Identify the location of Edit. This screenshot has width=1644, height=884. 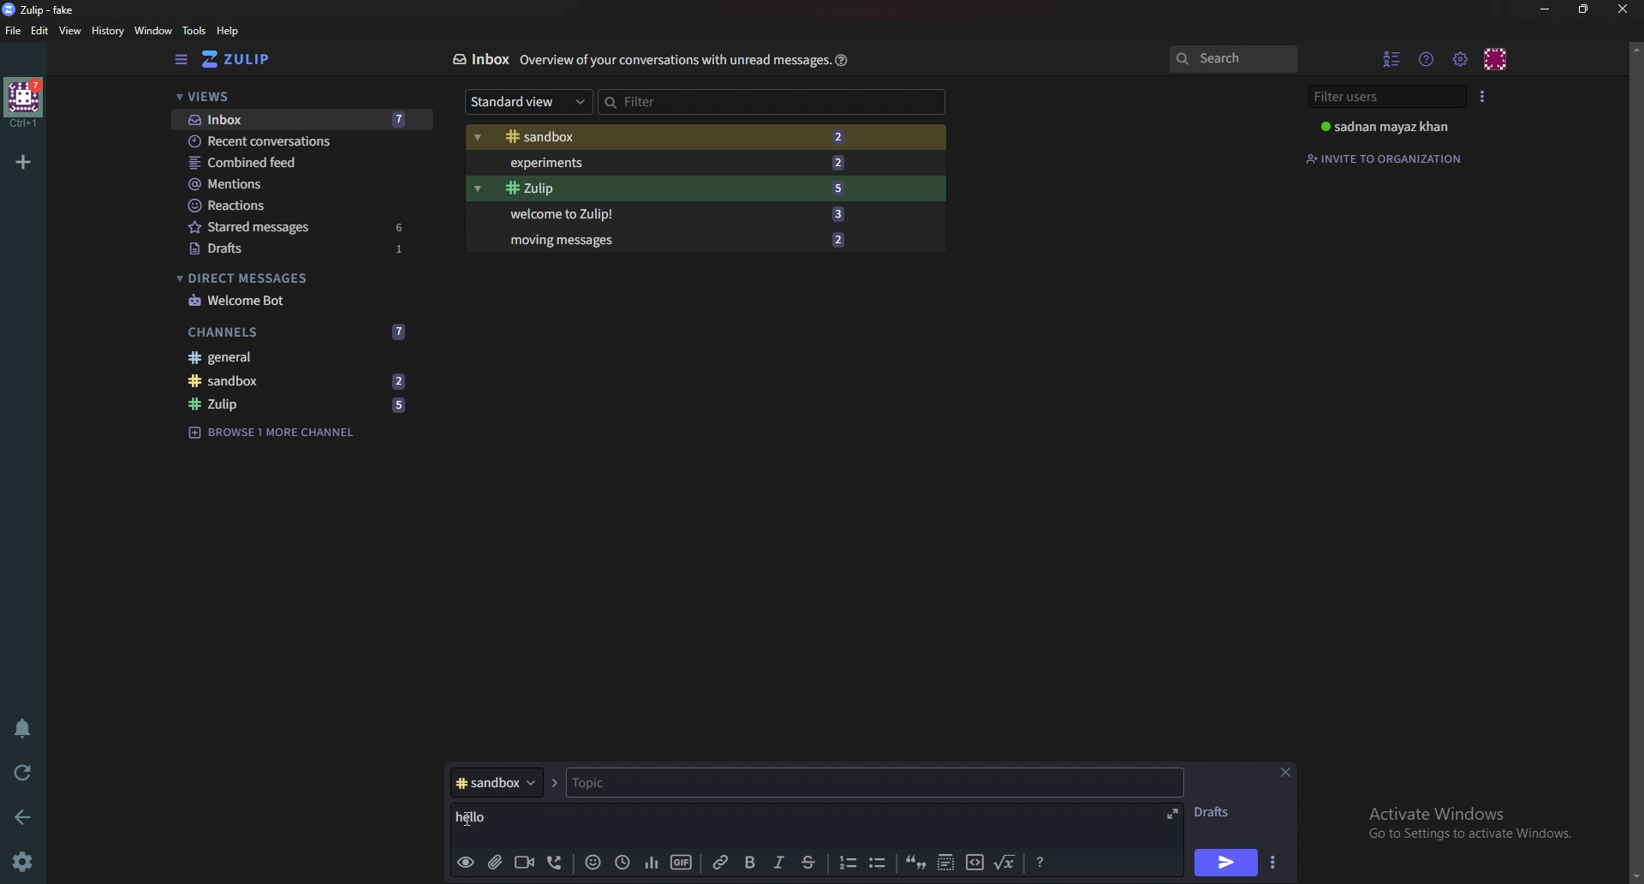
(43, 31).